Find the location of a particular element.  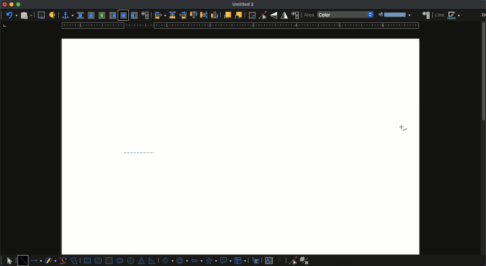

rectangle is located at coordinates (87, 261).